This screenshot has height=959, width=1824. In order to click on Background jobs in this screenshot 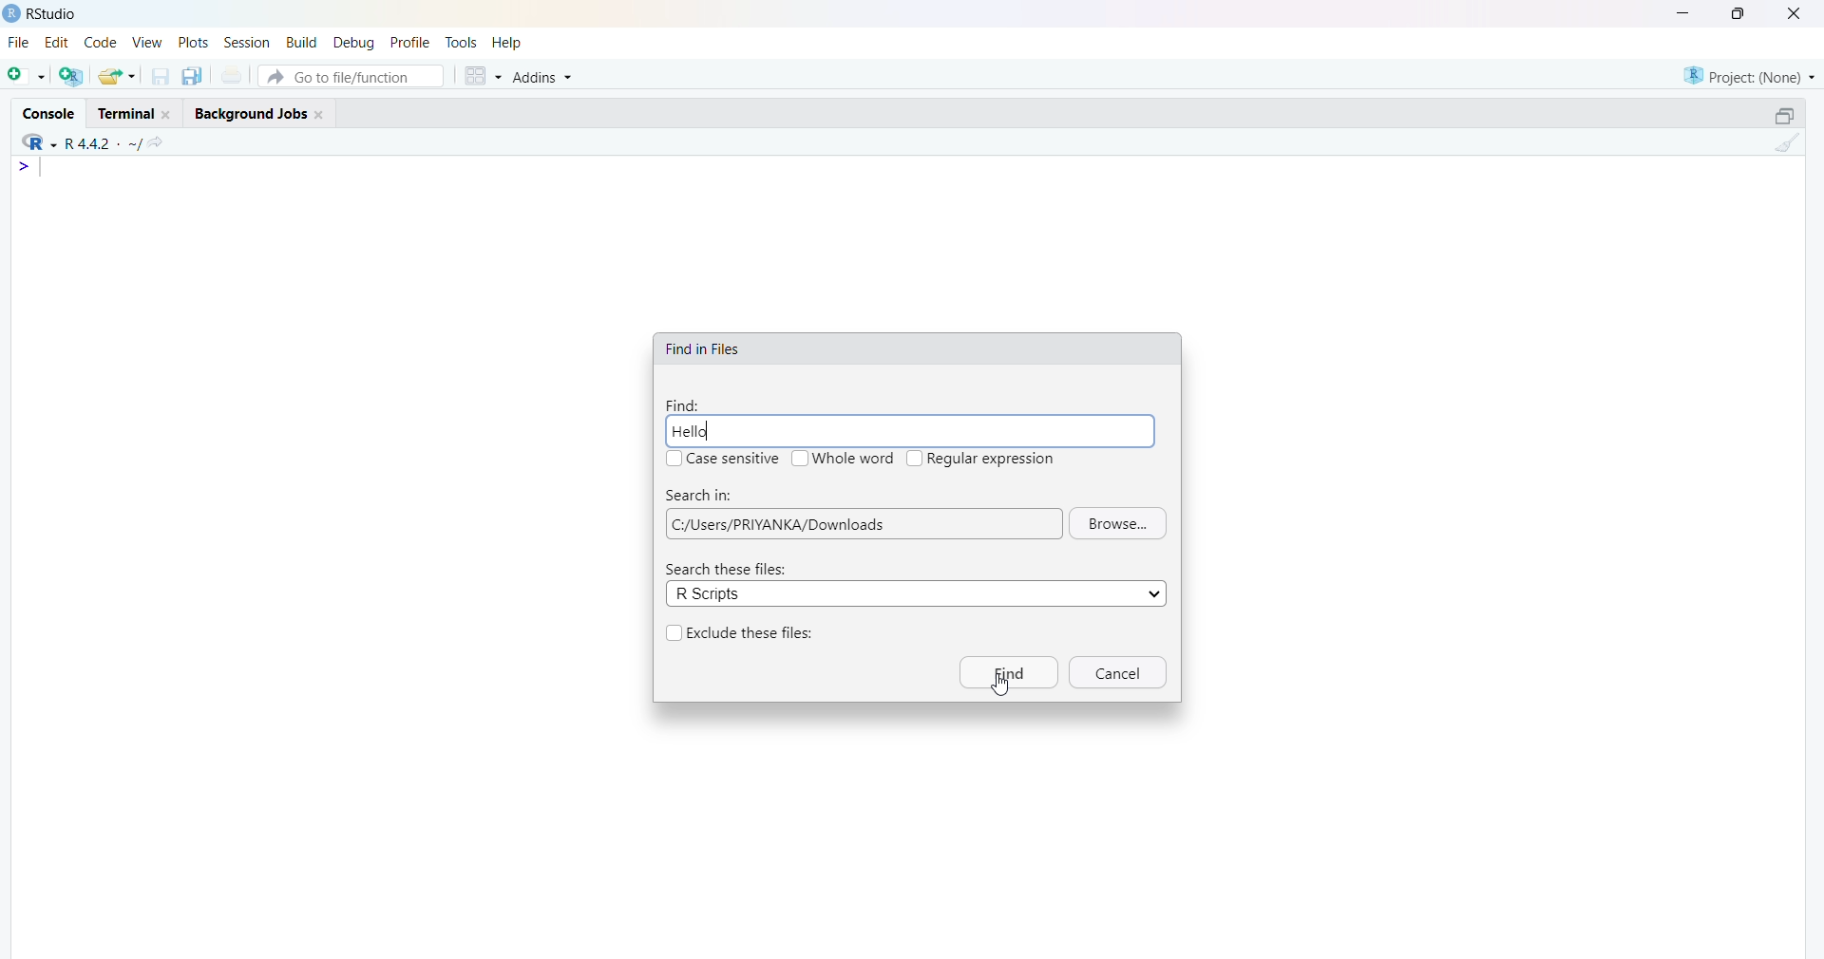, I will do `click(250, 116)`.